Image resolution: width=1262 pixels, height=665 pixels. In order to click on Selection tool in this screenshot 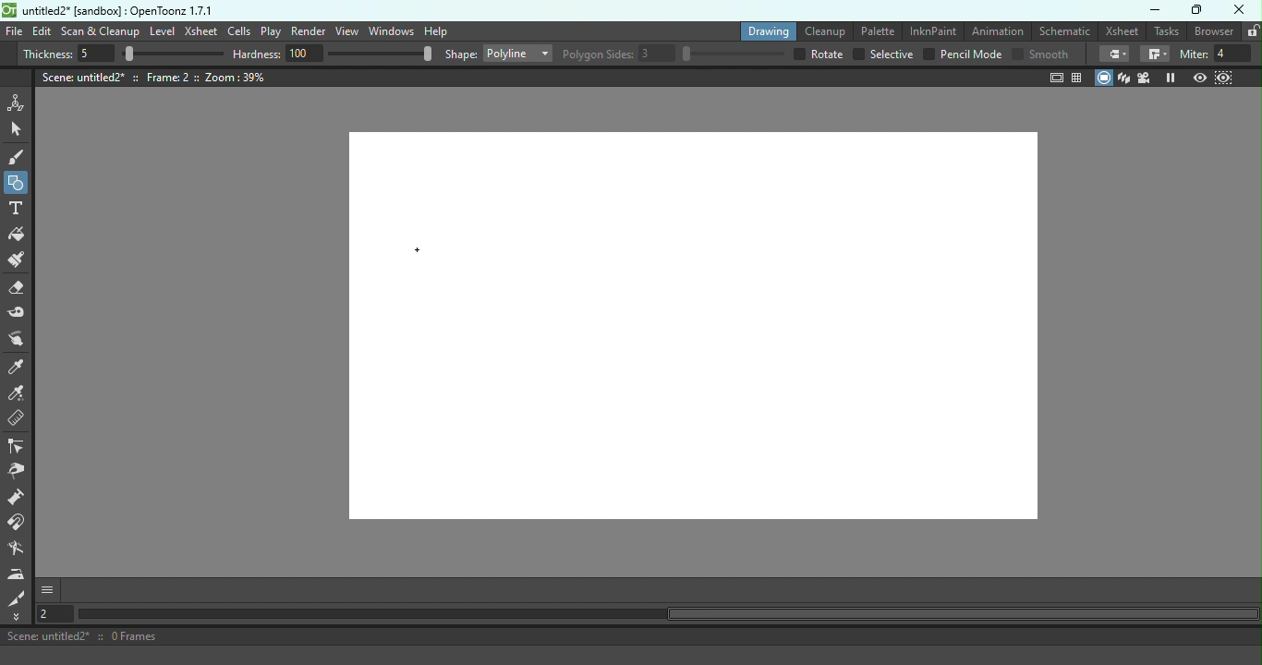, I will do `click(18, 130)`.